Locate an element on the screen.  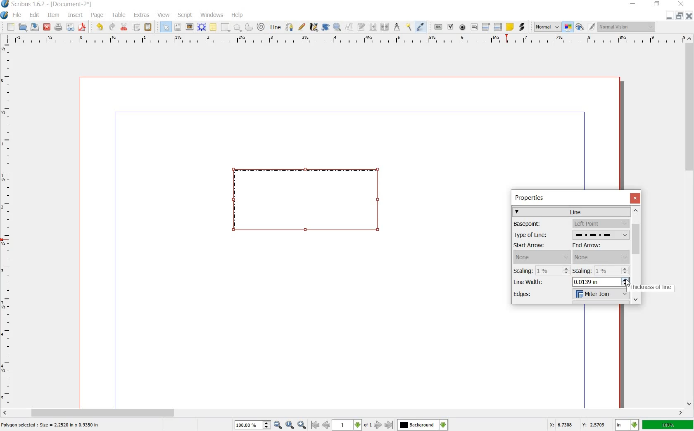
BEZIER CURVE is located at coordinates (290, 27).